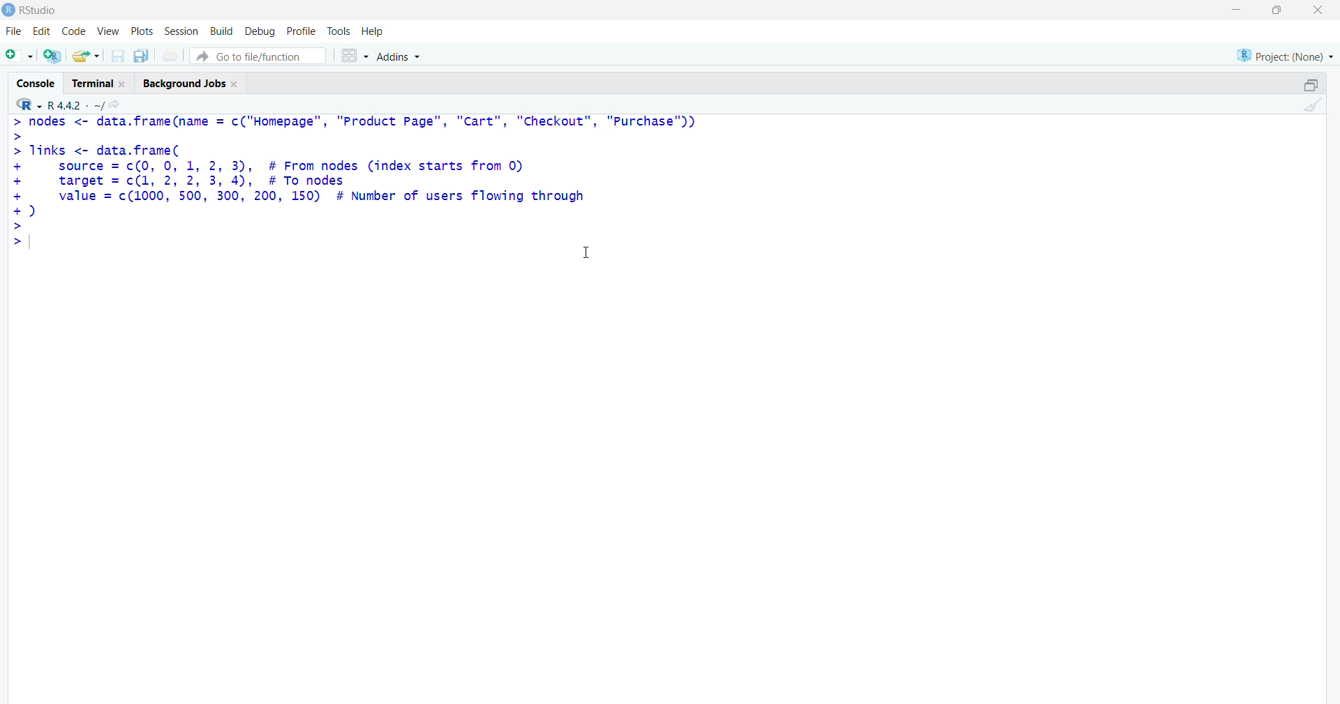 The width and height of the screenshot is (1340, 704). Describe the element at coordinates (86, 56) in the screenshot. I see `open file` at that location.